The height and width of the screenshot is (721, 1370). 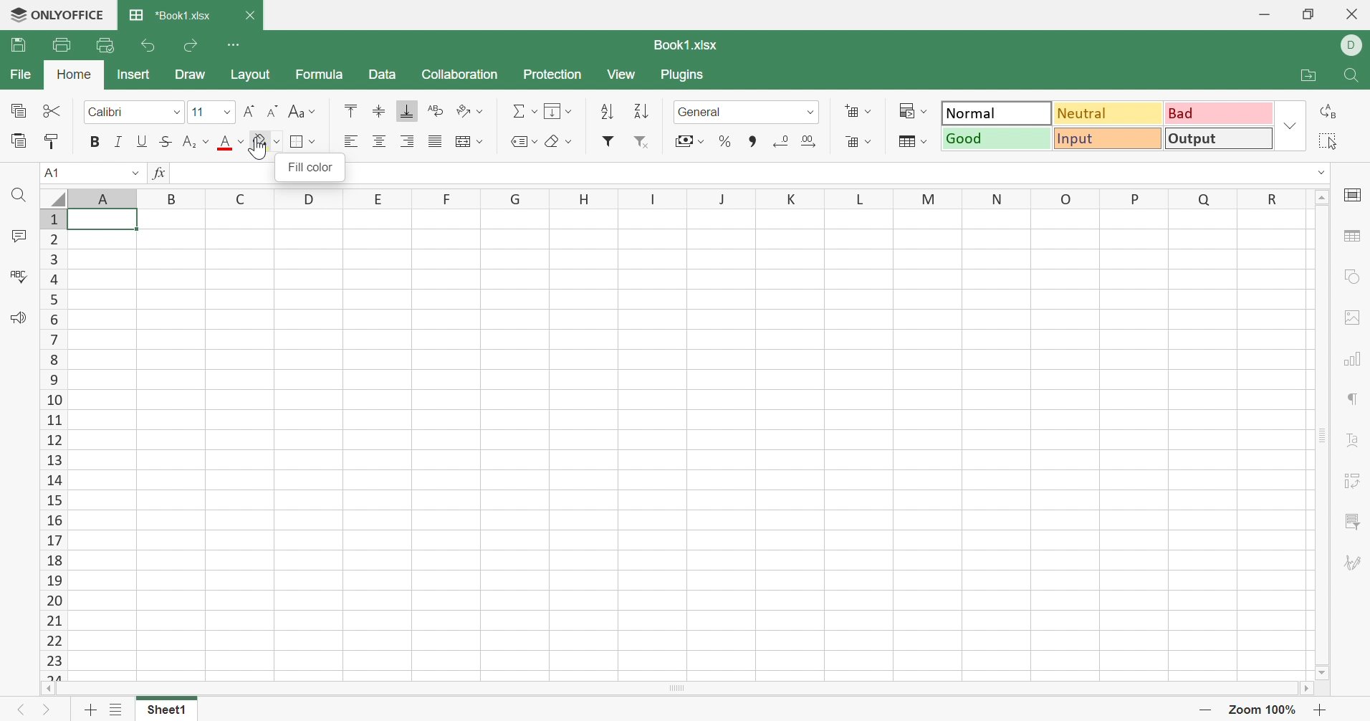 I want to click on Named ranges, so click(x=525, y=141).